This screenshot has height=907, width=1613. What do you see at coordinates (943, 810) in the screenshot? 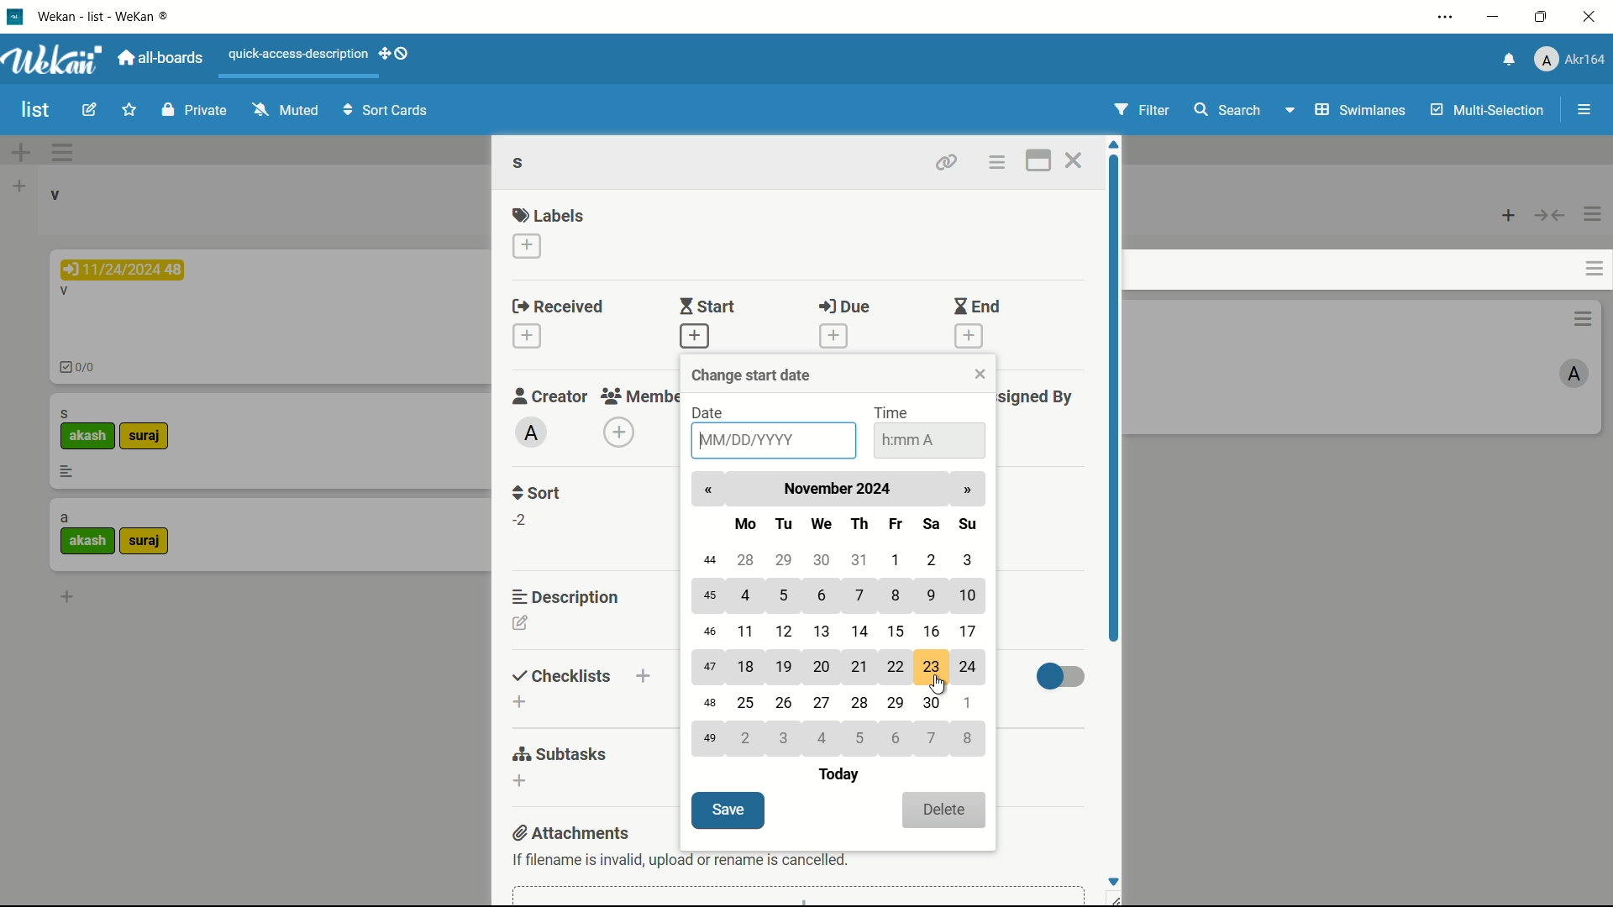
I see `delete` at bounding box center [943, 810].